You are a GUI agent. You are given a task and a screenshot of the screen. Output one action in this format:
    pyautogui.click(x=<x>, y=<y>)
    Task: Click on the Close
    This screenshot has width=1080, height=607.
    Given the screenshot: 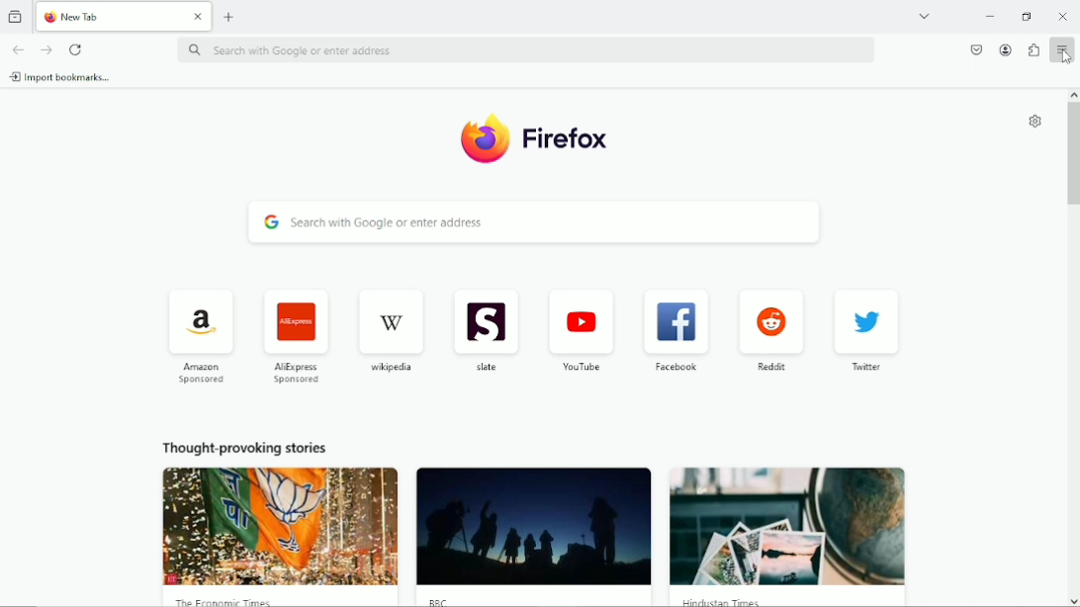 What is the action you would take?
    pyautogui.click(x=1063, y=15)
    